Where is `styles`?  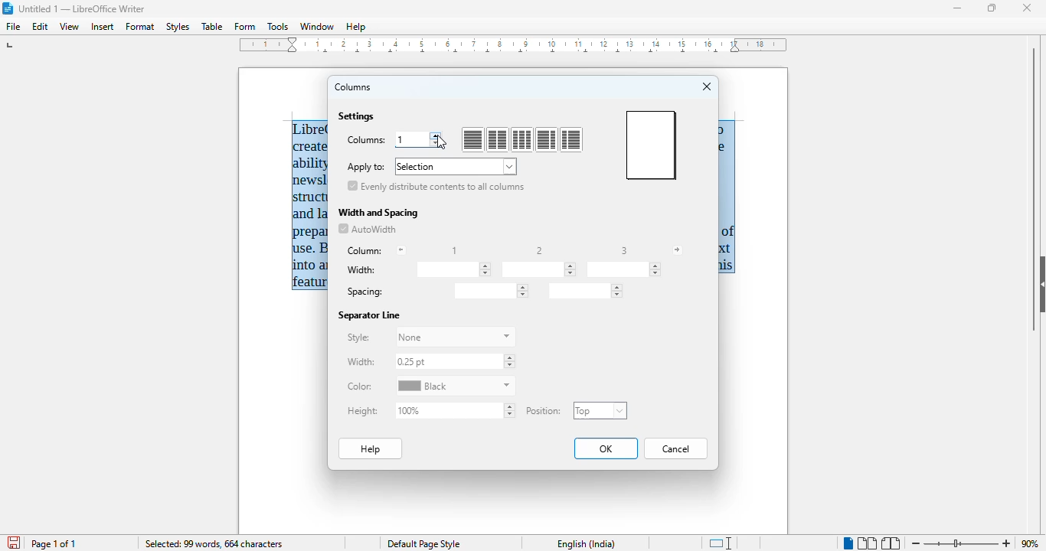 styles is located at coordinates (178, 27).